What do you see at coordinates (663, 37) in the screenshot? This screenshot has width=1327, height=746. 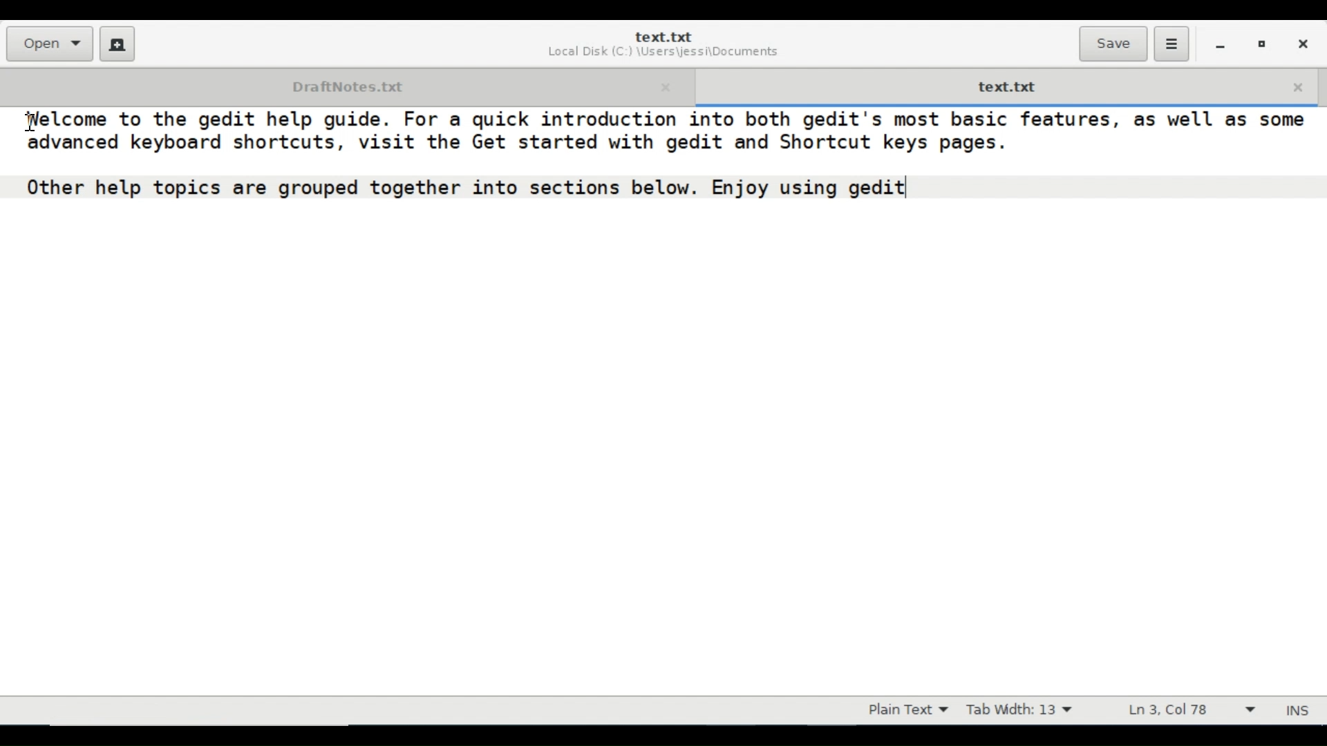 I see `Document Name` at bounding box center [663, 37].